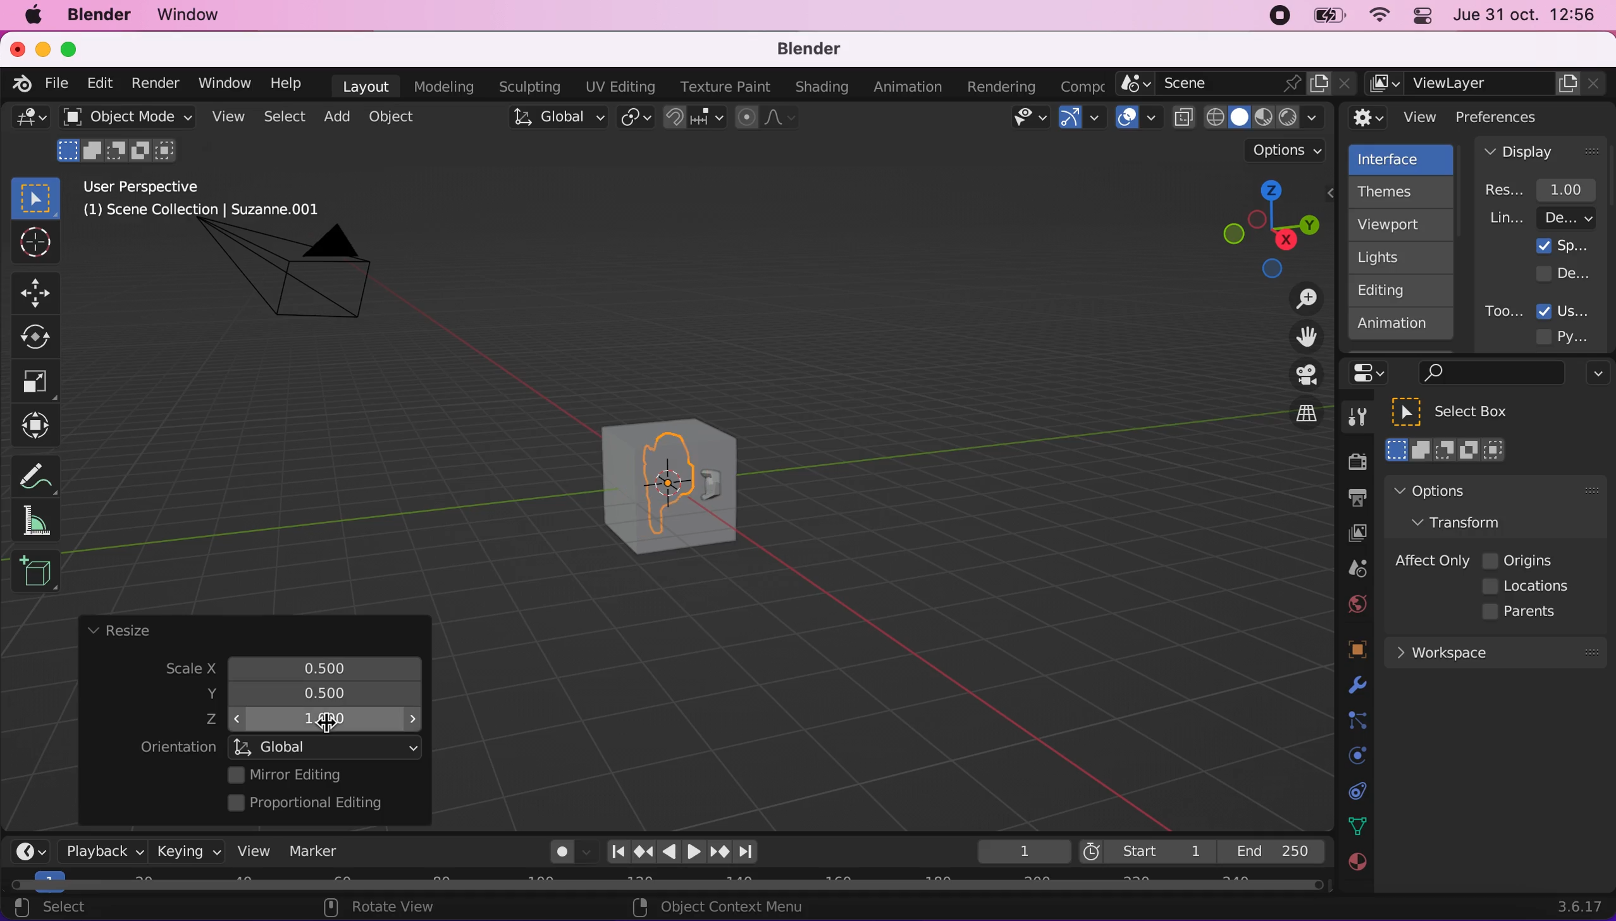  What do you see at coordinates (1525, 15) in the screenshot?
I see `jue 31 oct. 12:56` at bounding box center [1525, 15].